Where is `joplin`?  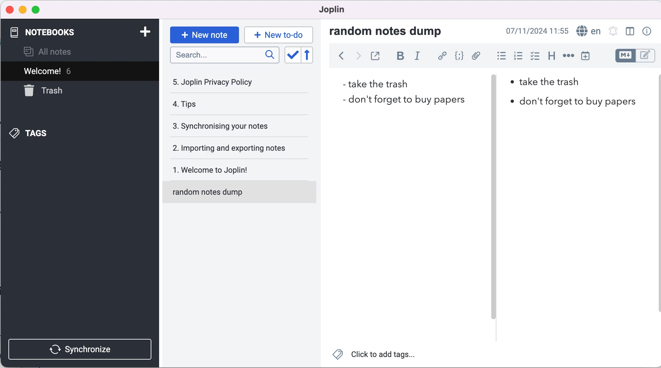
joplin is located at coordinates (335, 11).